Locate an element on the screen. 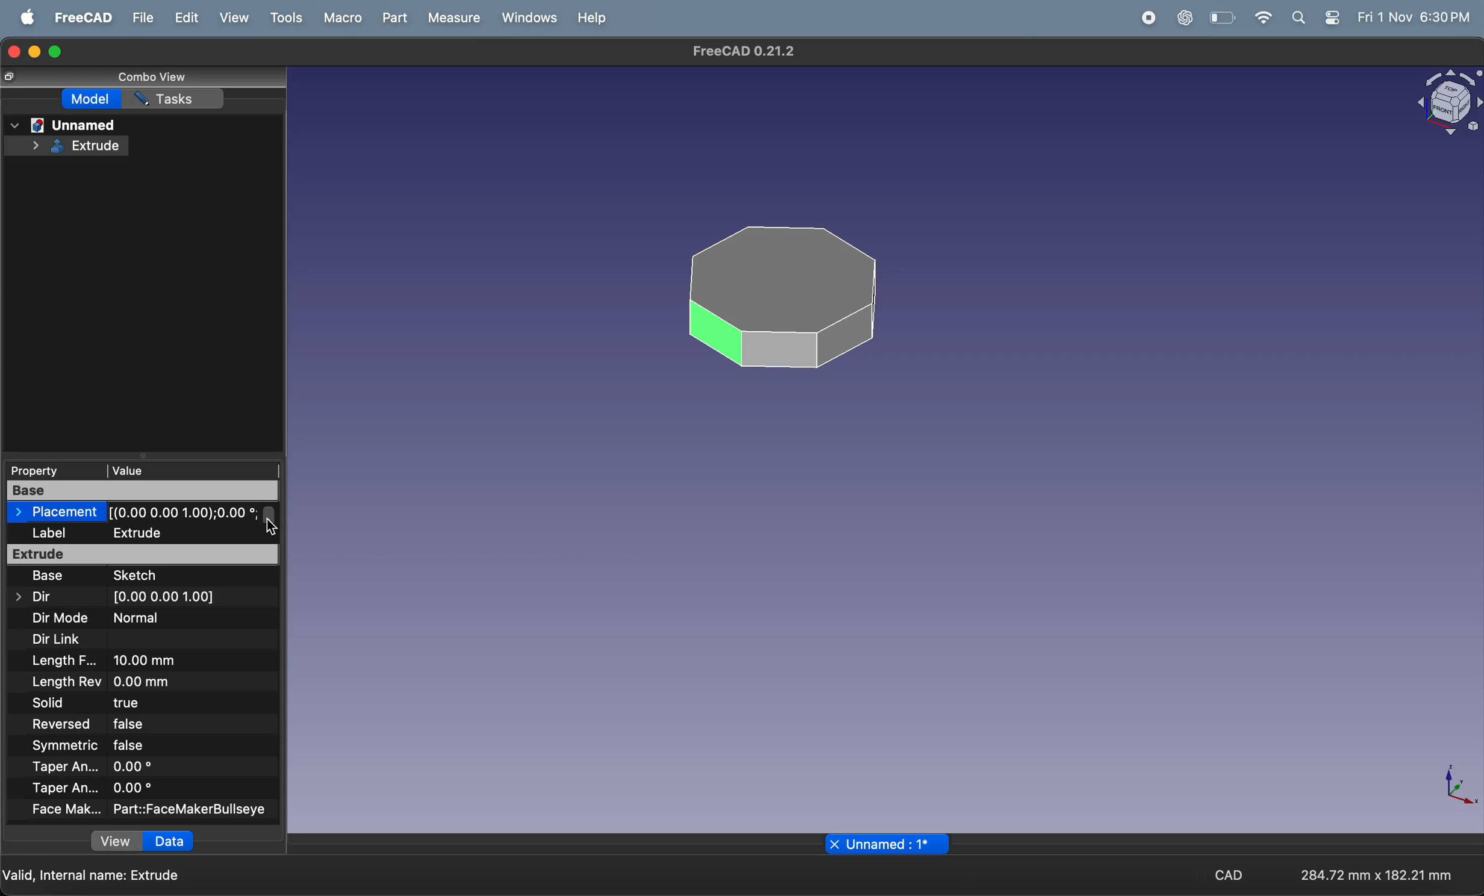  CAD is located at coordinates (1228, 876).